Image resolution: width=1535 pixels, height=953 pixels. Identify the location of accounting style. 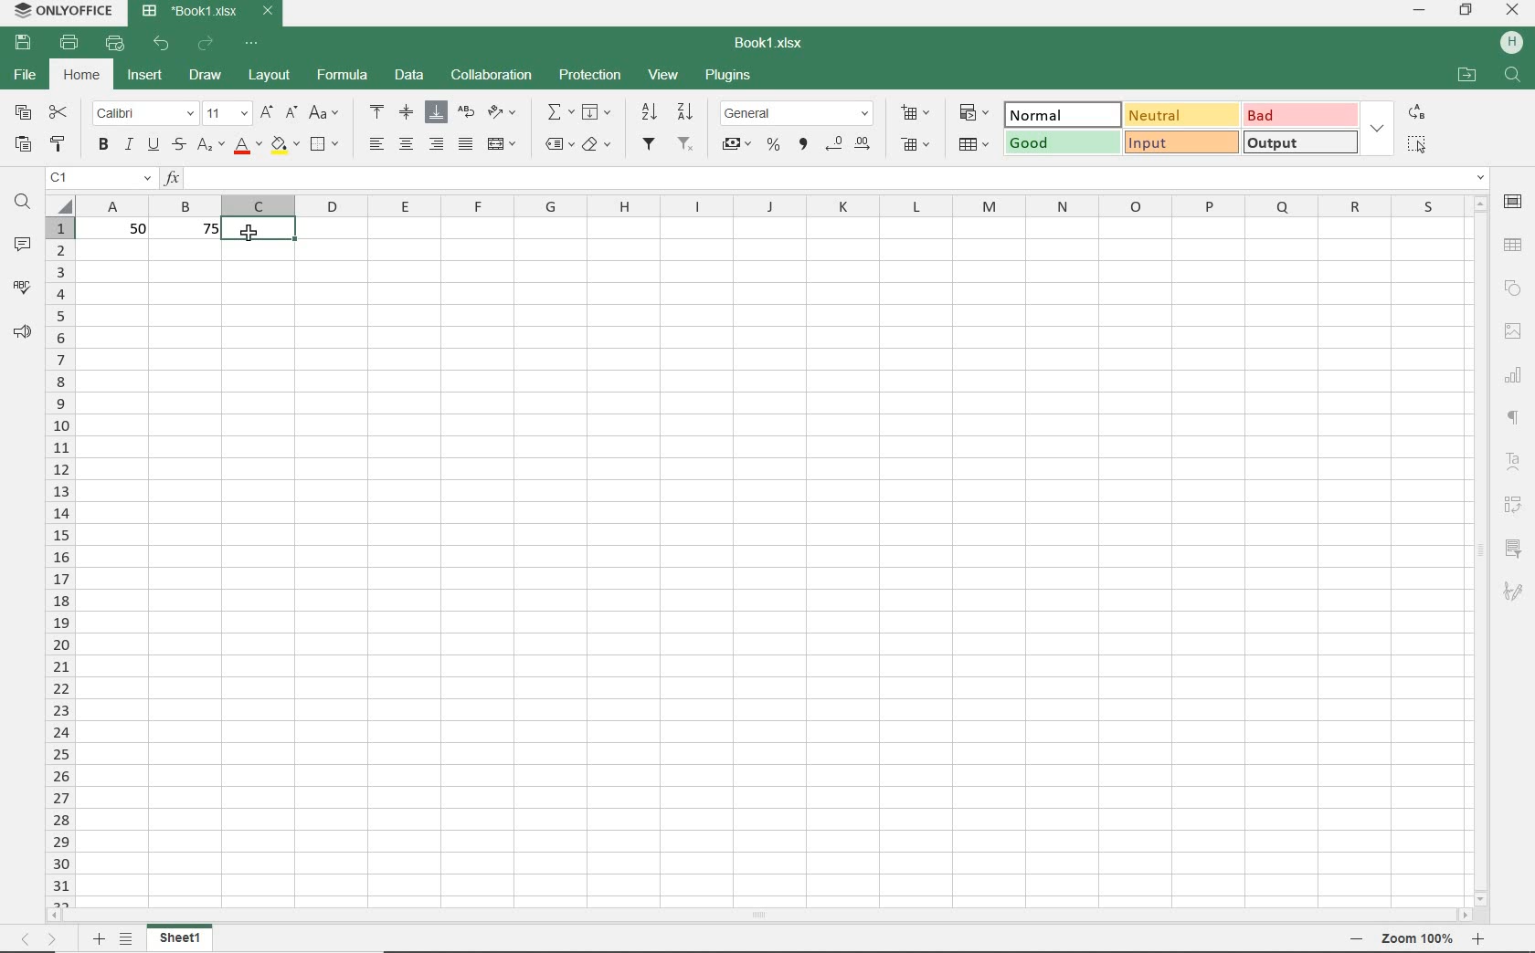
(737, 144).